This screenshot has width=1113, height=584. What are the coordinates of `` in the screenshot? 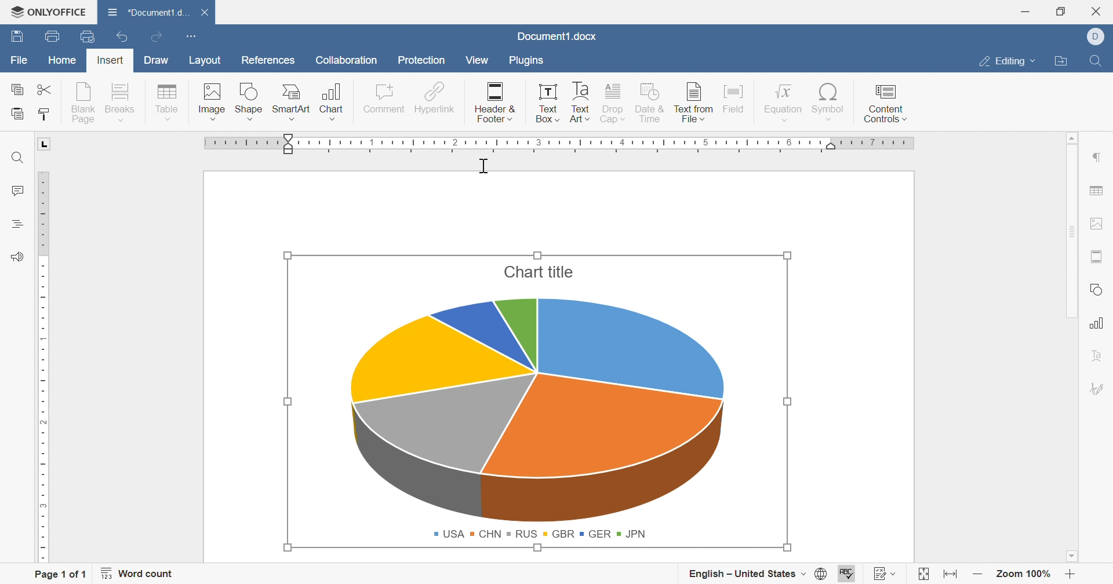 It's located at (442, 101).